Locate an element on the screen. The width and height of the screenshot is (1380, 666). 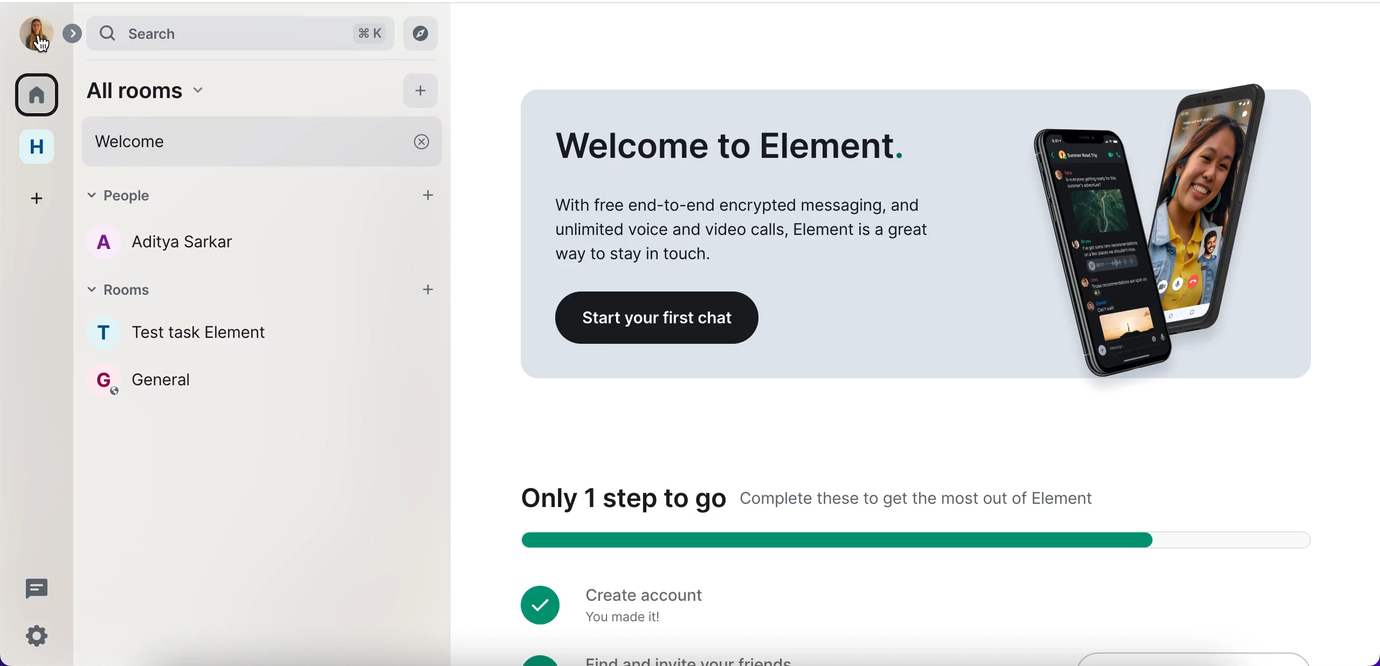
image is located at coordinates (1140, 220).